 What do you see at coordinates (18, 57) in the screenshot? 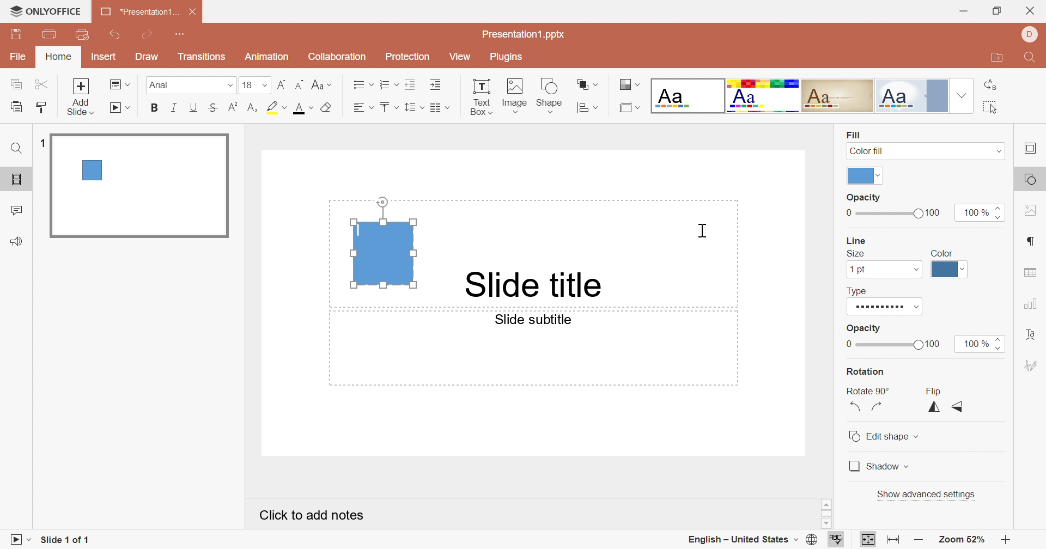
I see `File` at bounding box center [18, 57].